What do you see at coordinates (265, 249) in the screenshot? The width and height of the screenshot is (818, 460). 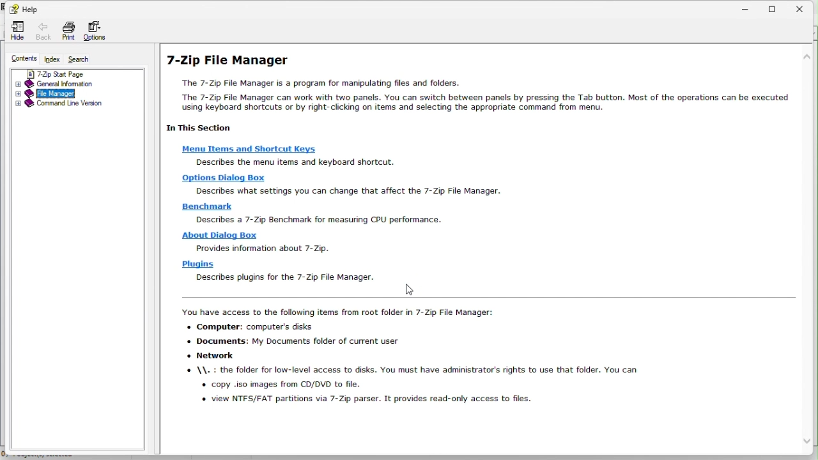 I see `provides information about 7zip` at bounding box center [265, 249].